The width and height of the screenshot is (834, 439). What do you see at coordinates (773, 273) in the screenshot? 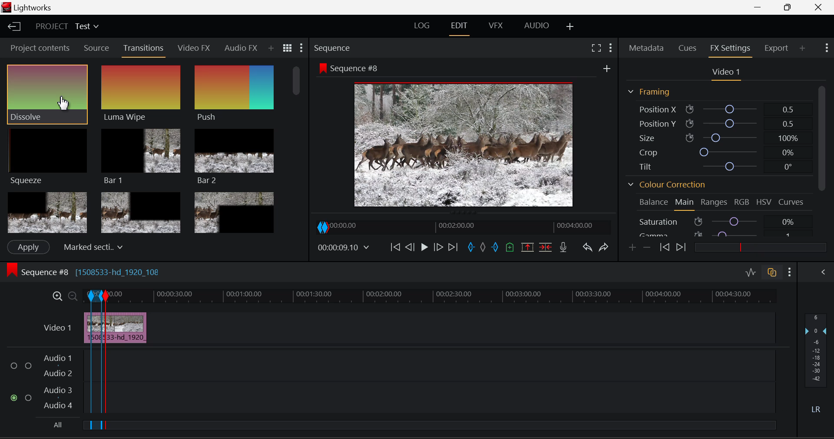
I see `Toggle Audio Track Sync` at bounding box center [773, 273].